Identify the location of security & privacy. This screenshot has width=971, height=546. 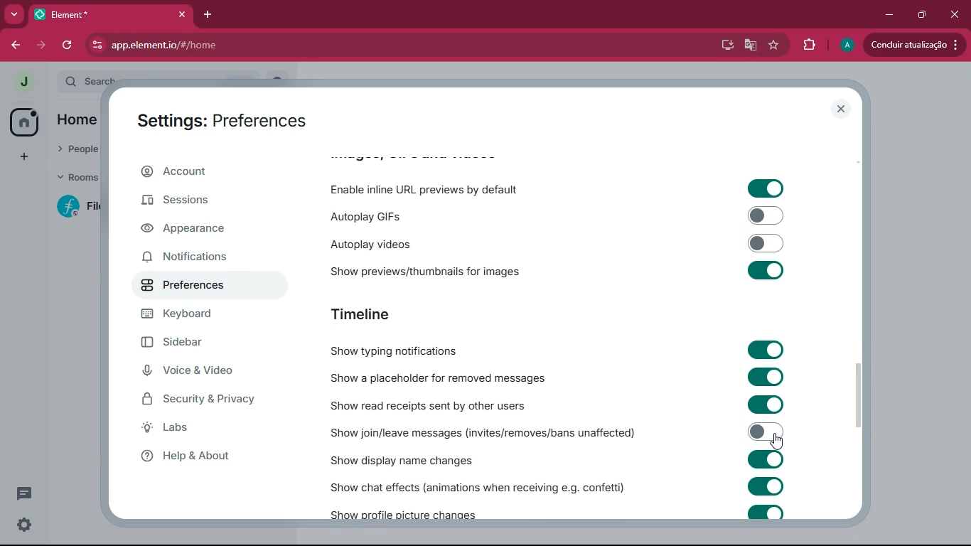
(199, 400).